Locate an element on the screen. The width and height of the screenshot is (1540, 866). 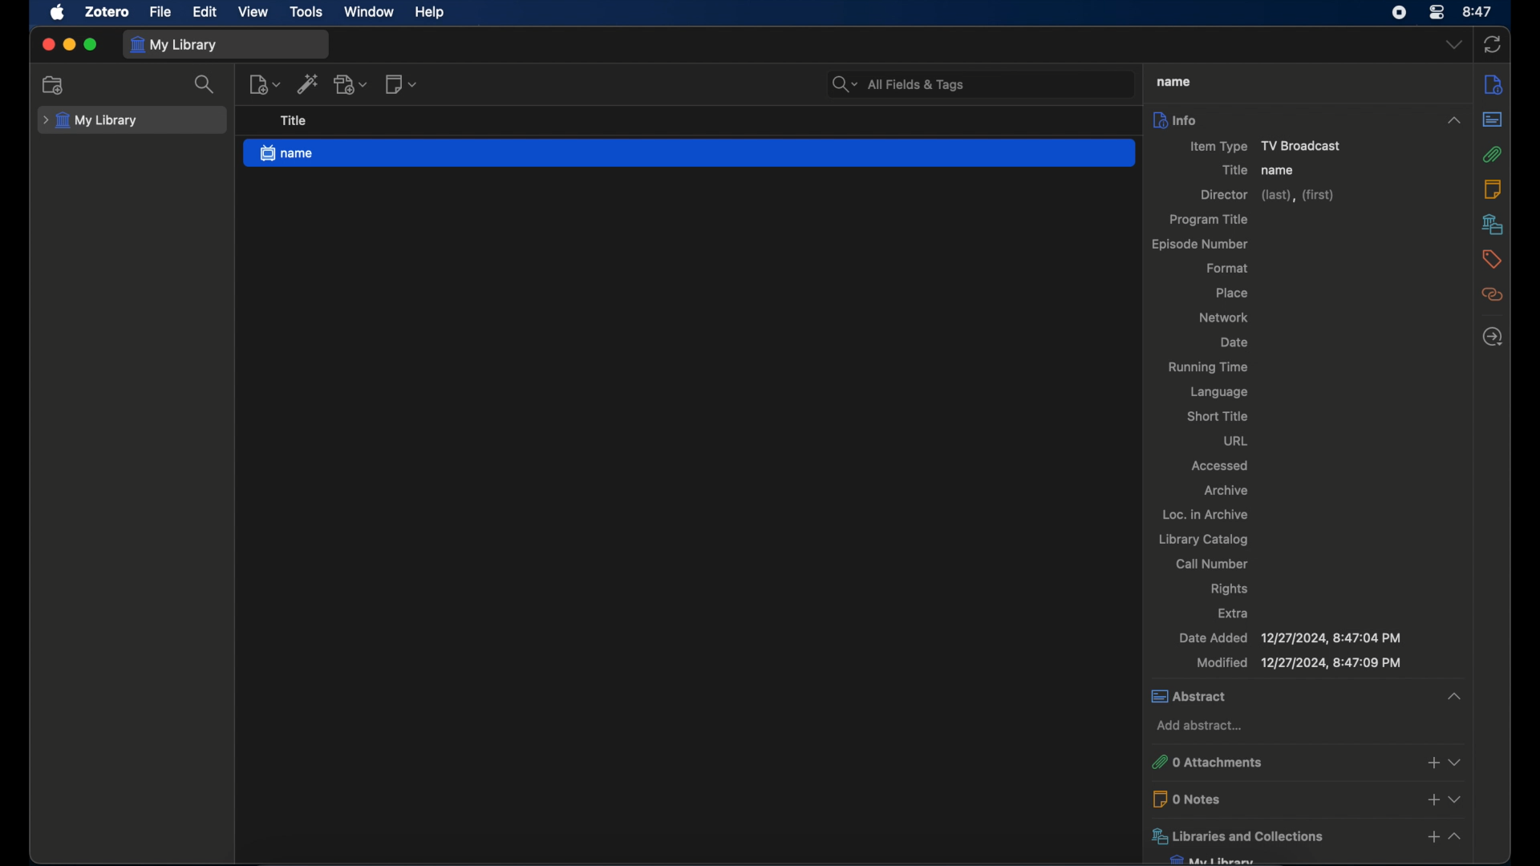
search bar input is located at coordinates (998, 82).